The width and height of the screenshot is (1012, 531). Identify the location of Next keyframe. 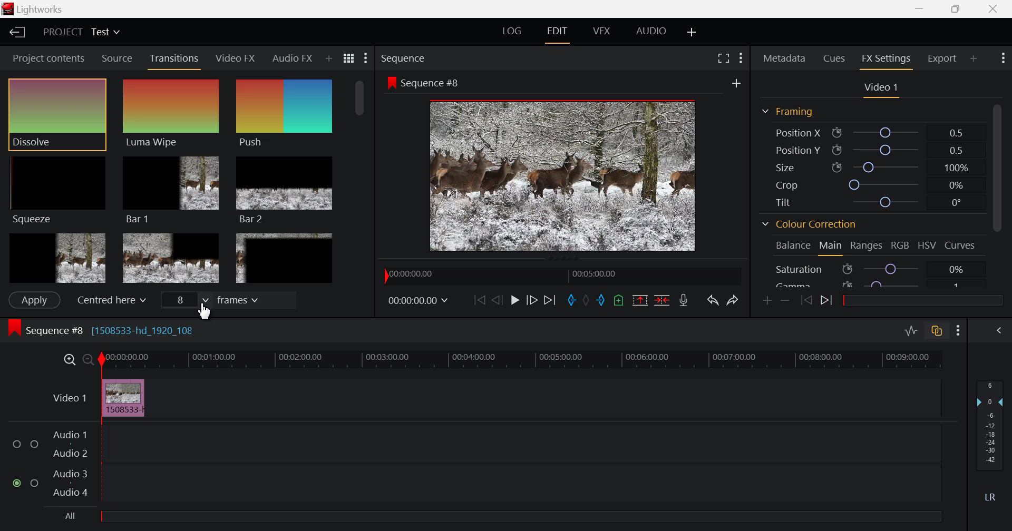
(828, 300).